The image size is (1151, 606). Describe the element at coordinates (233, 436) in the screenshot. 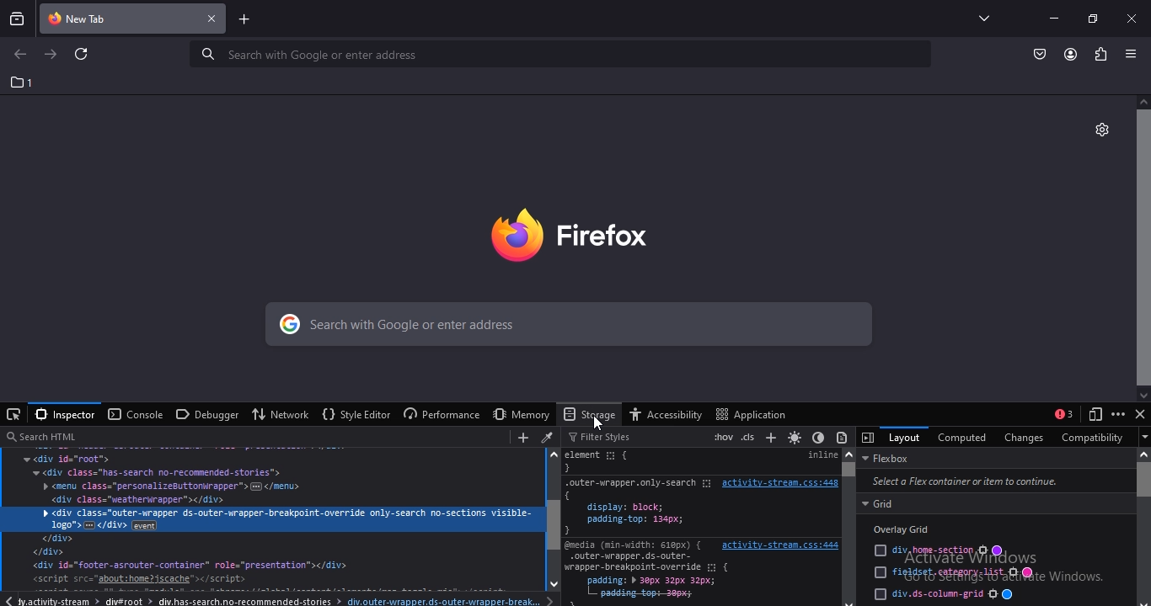

I see `search` at that location.